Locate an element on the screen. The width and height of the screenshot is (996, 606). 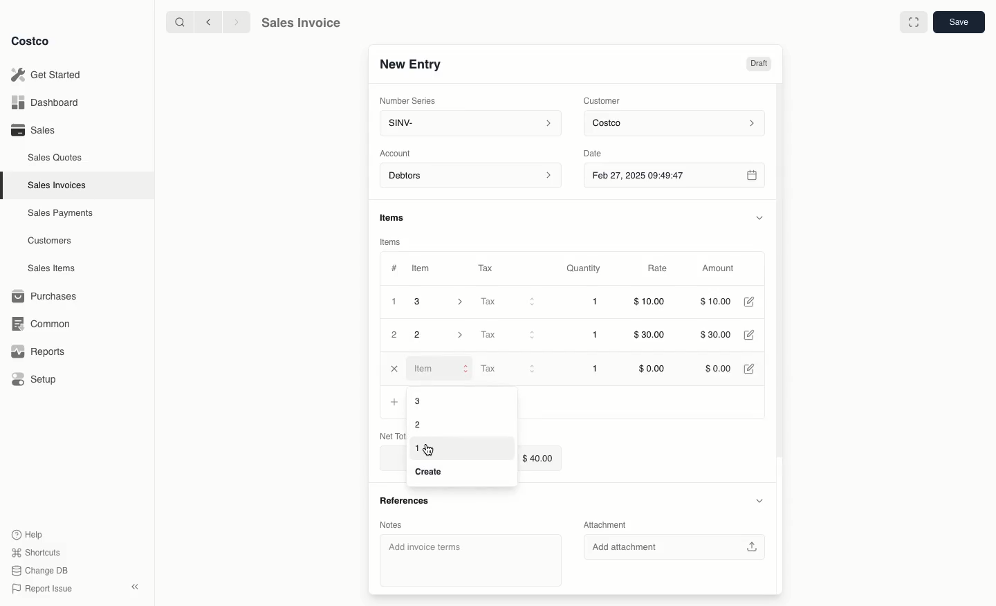
Help is located at coordinates (28, 533).